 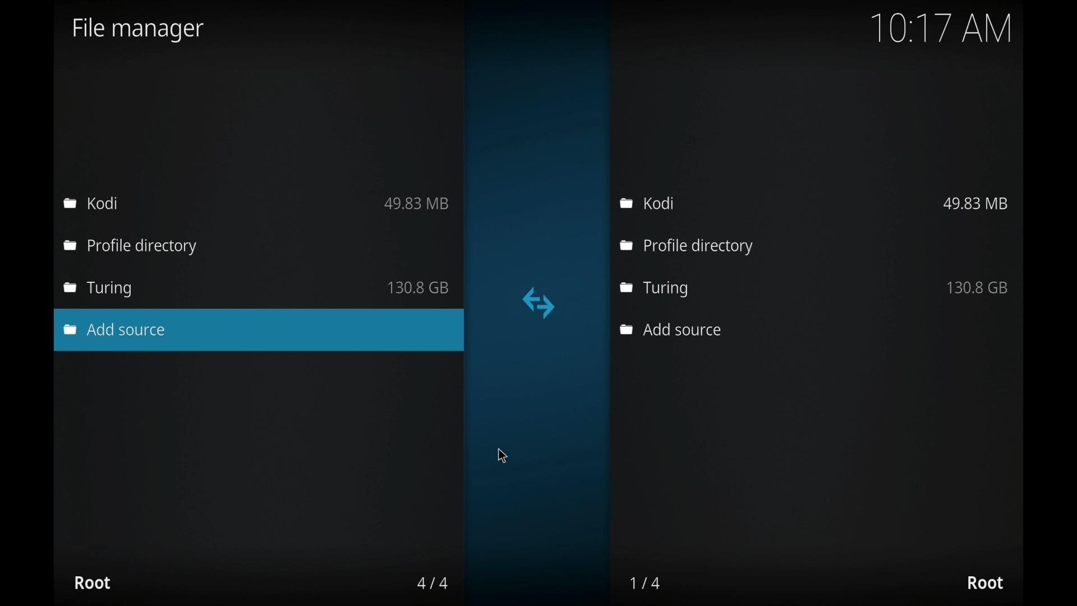 What do you see at coordinates (942, 28) in the screenshot?
I see `10.16 am` at bounding box center [942, 28].